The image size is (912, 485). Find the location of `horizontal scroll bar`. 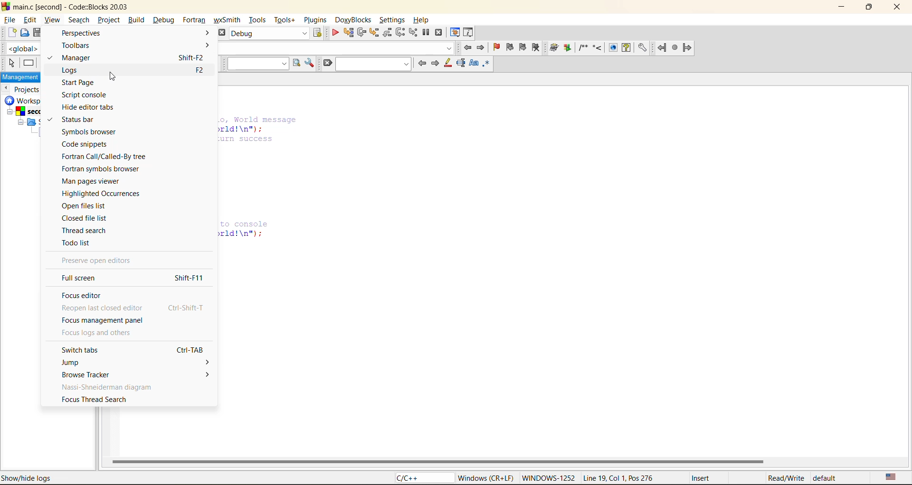

horizontal scroll bar is located at coordinates (438, 462).